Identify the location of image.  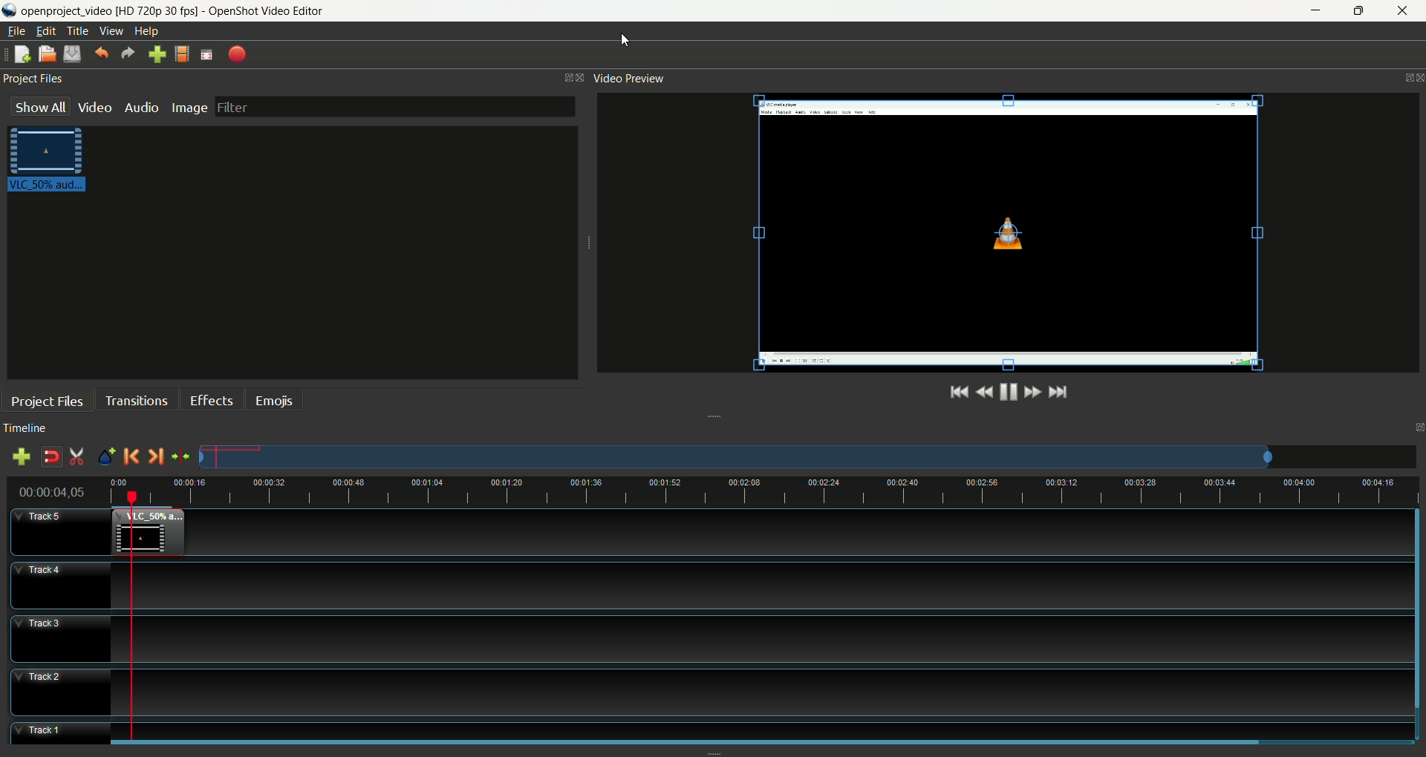
(189, 105).